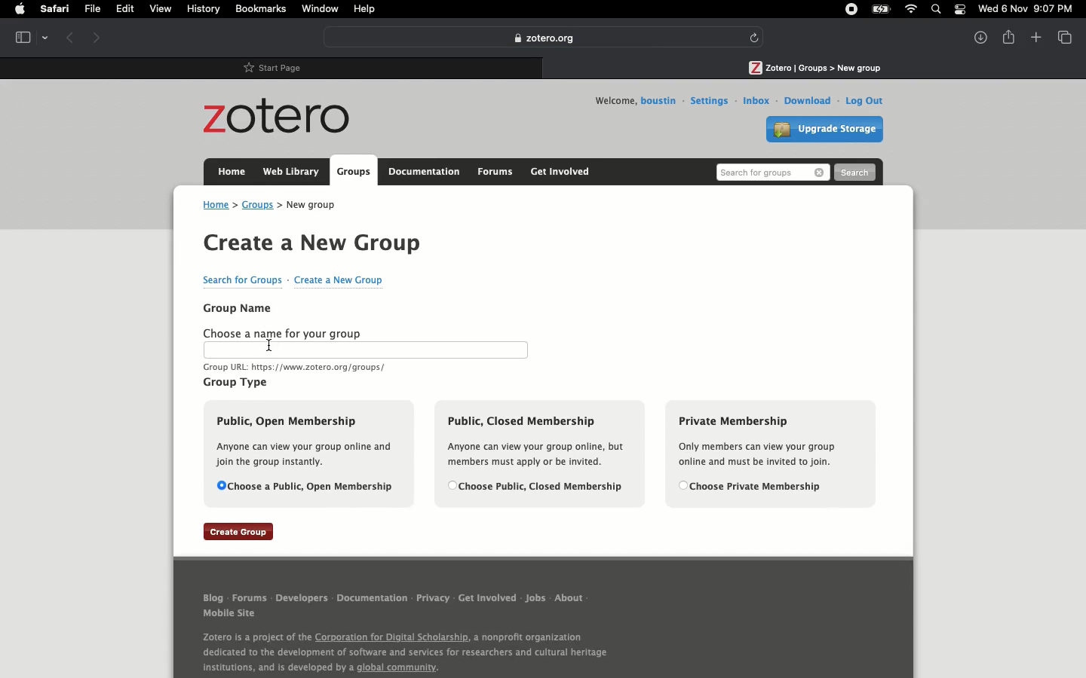 The height and width of the screenshot is (678, 1086). I want to click on Tab view, so click(30, 36).